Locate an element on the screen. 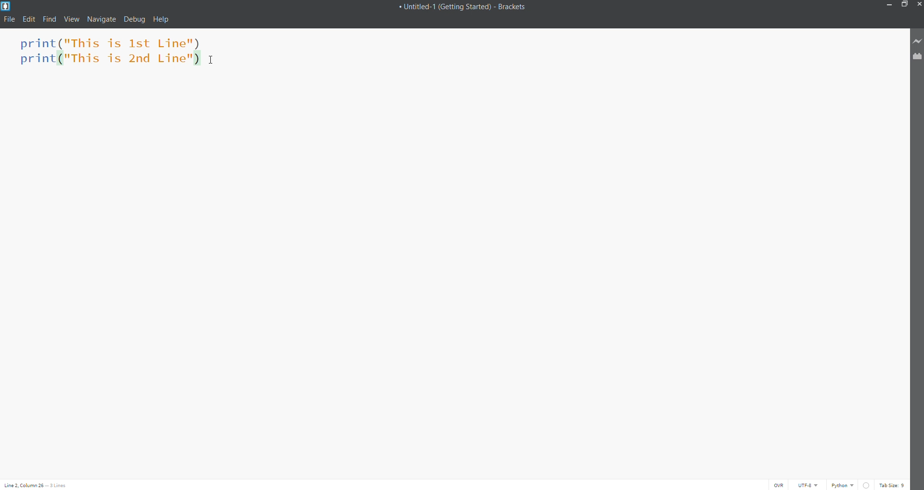 This screenshot has width=924, height=490. Linting is disabled is located at coordinates (865, 484).